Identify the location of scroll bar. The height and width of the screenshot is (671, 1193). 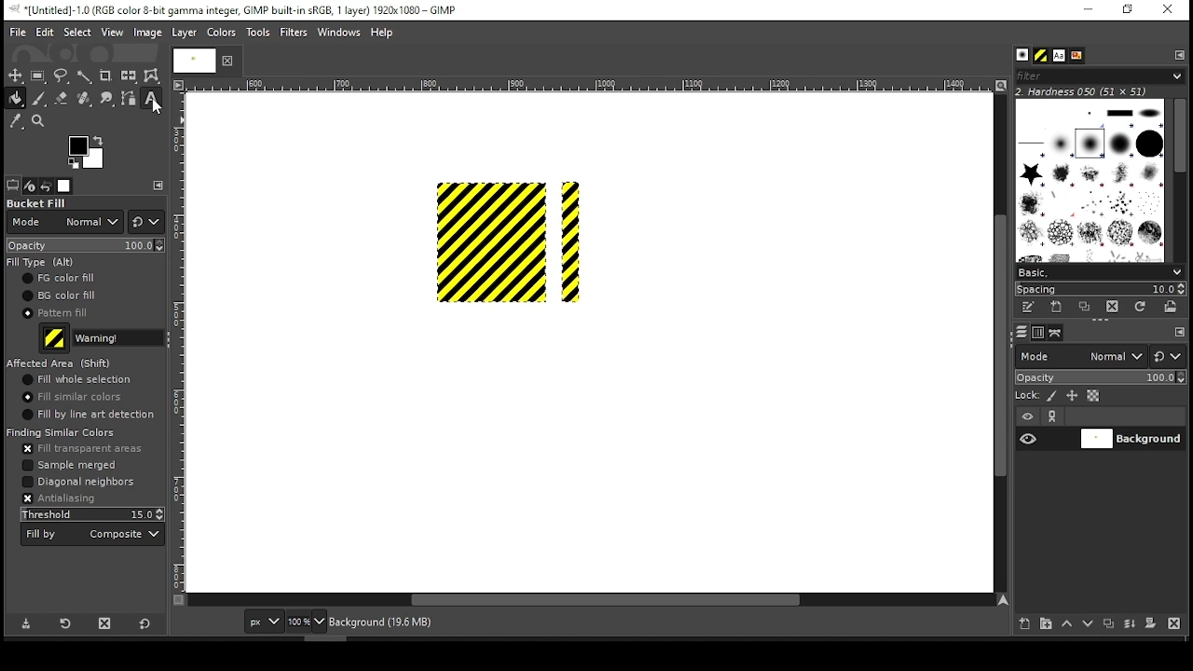
(998, 342).